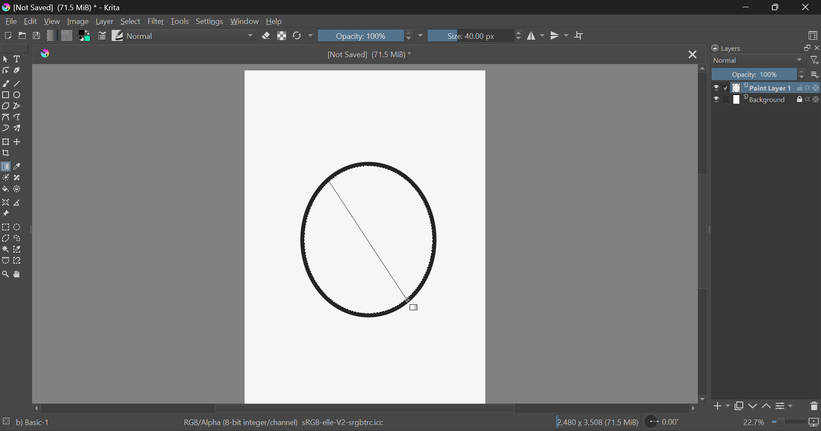 The width and height of the screenshot is (821, 431). What do you see at coordinates (6, 179) in the screenshot?
I see `Colorize Mask Tool` at bounding box center [6, 179].